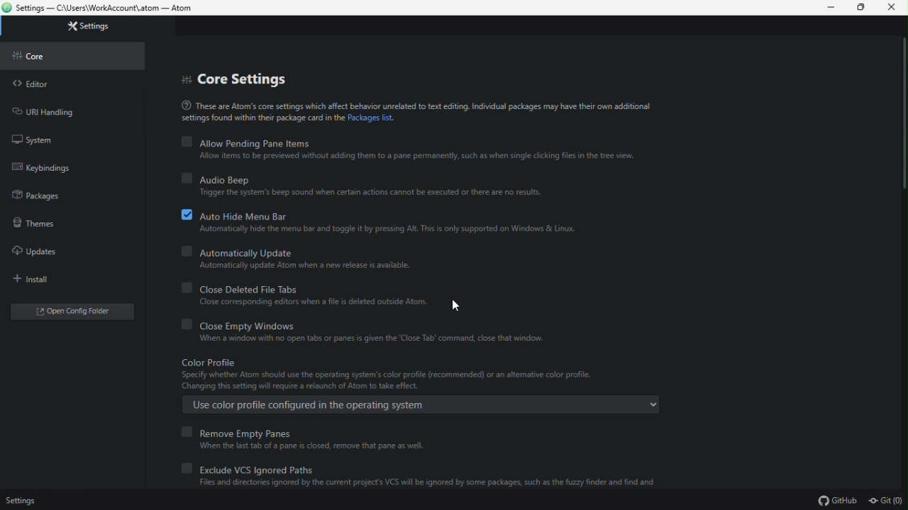 This screenshot has width=908, height=510. Describe the element at coordinates (416, 156) in the screenshot. I see `Allow items to be previewed without adding them to a pane permanently, such as when single clicking files in the tree view.` at that location.